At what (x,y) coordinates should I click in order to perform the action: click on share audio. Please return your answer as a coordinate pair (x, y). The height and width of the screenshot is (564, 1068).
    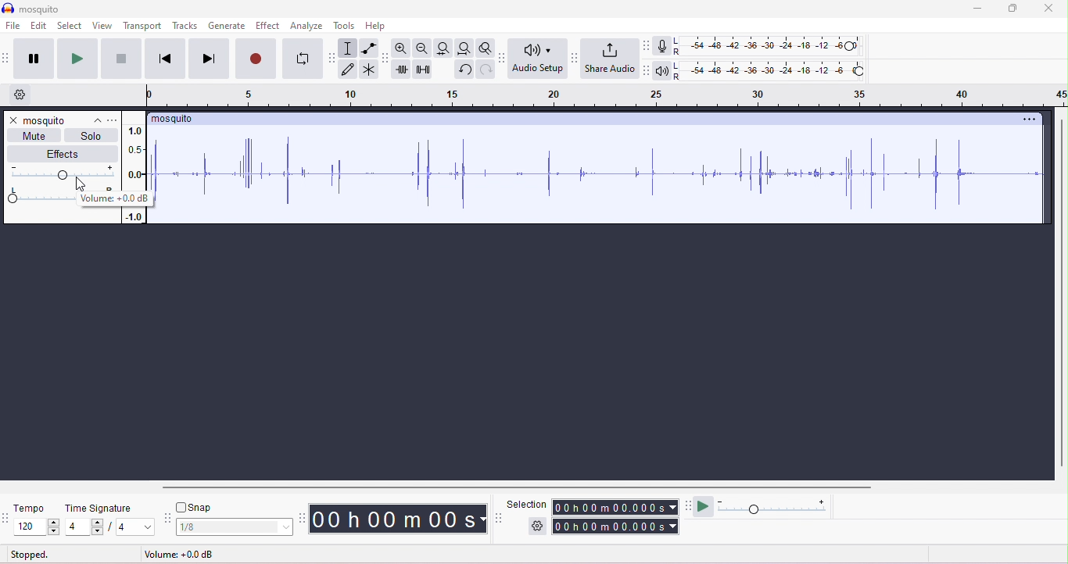
    Looking at the image, I should click on (609, 58).